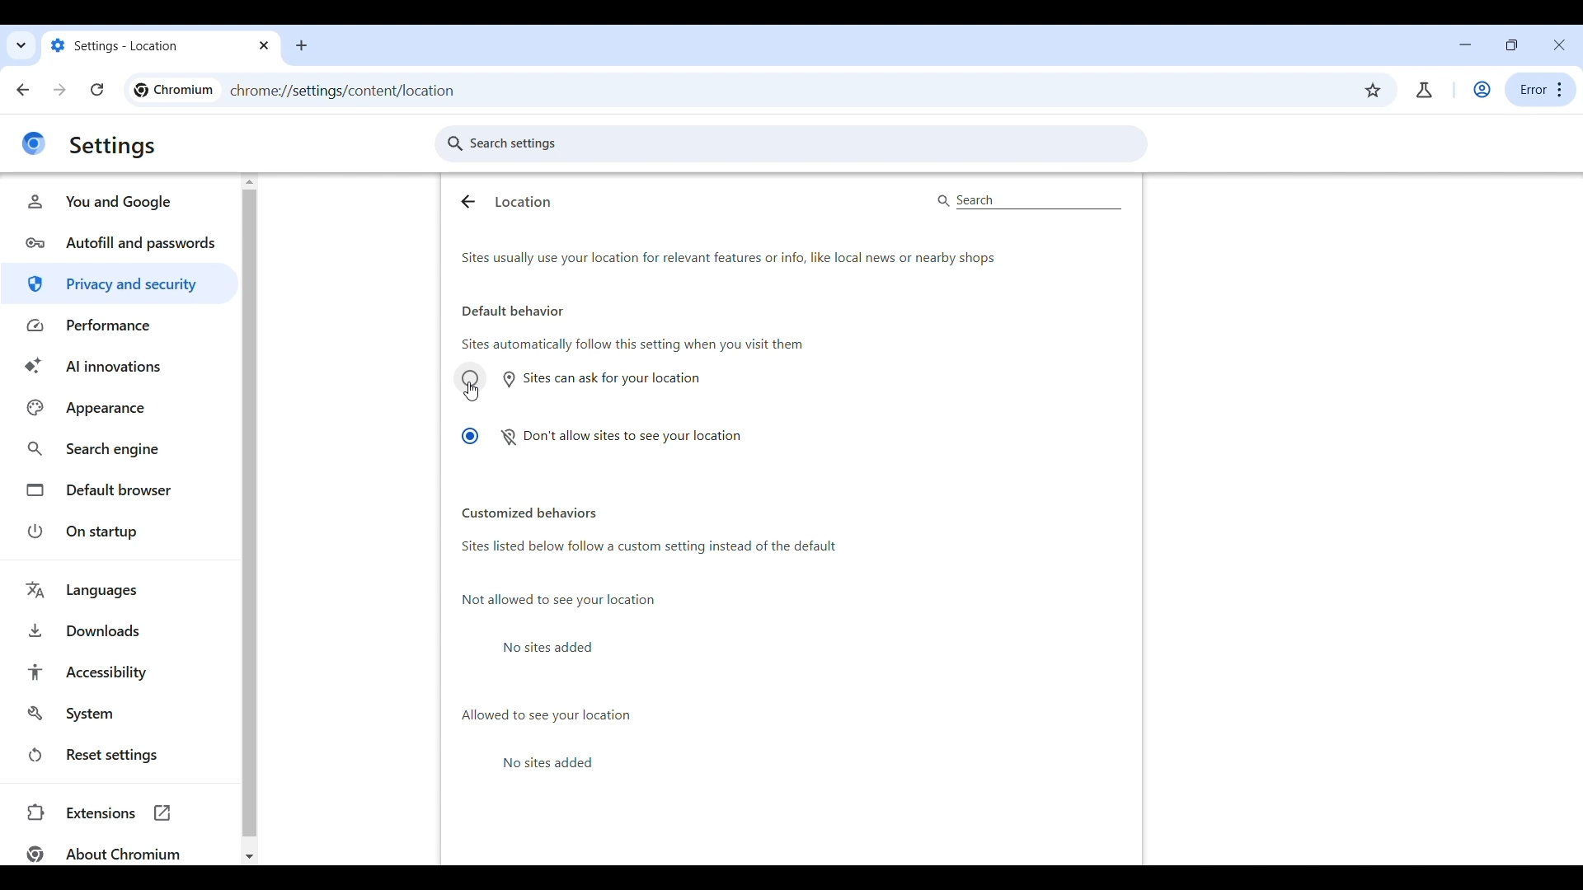 The image size is (1583, 890). What do you see at coordinates (782, 555) in the screenshot?
I see `sites listed below follow a custom setting instead of the default` at bounding box center [782, 555].